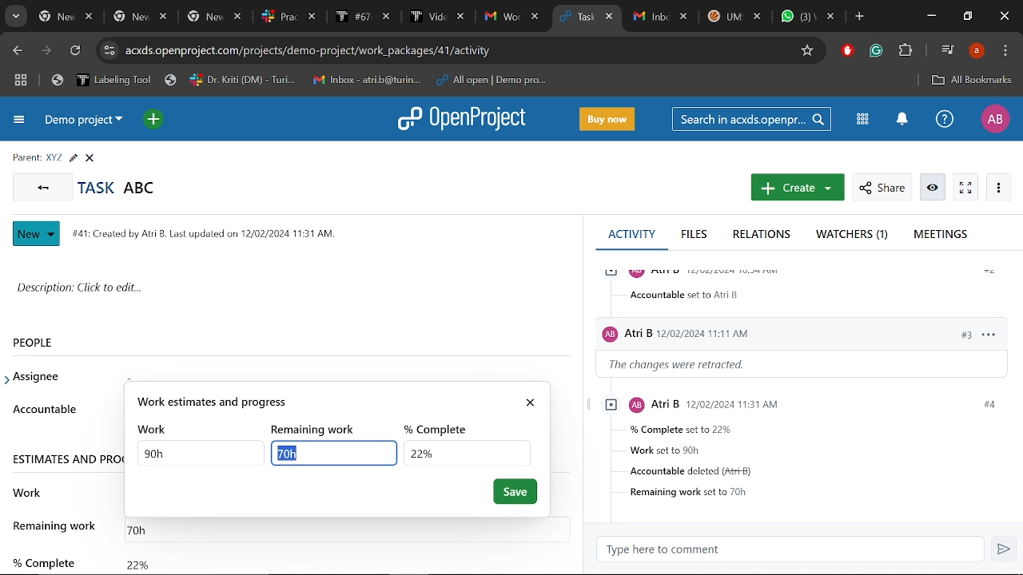  Describe the element at coordinates (881, 188) in the screenshot. I see `Share` at that location.